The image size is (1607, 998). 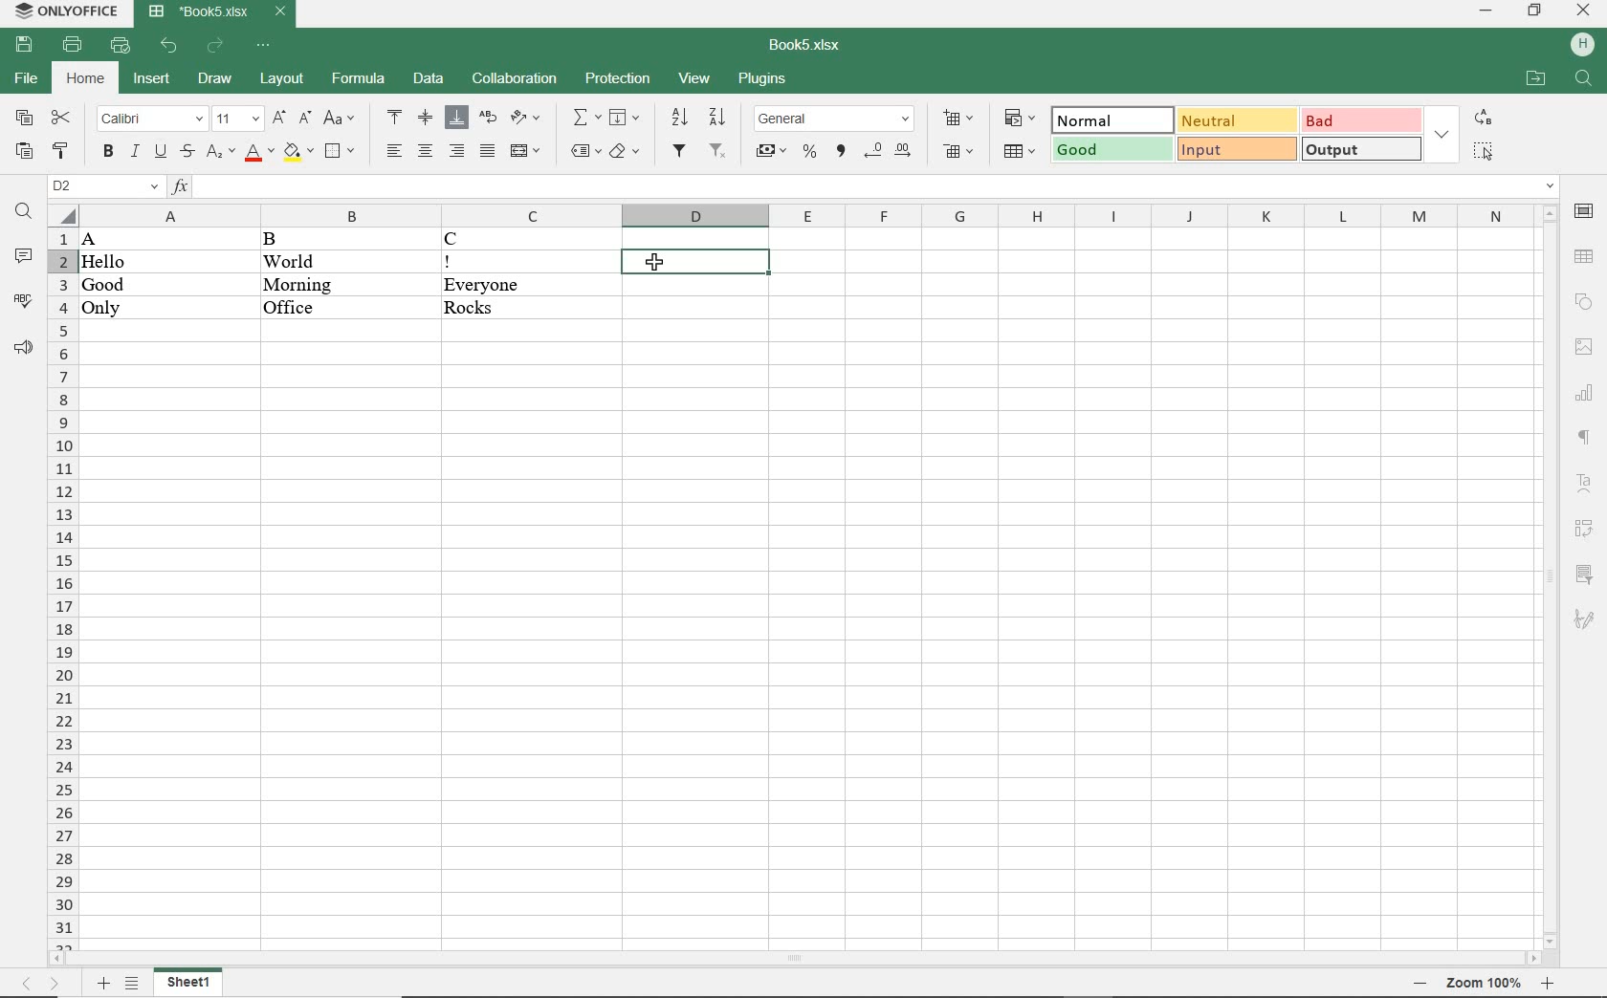 What do you see at coordinates (168, 45) in the screenshot?
I see `UNDO` at bounding box center [168, 45].